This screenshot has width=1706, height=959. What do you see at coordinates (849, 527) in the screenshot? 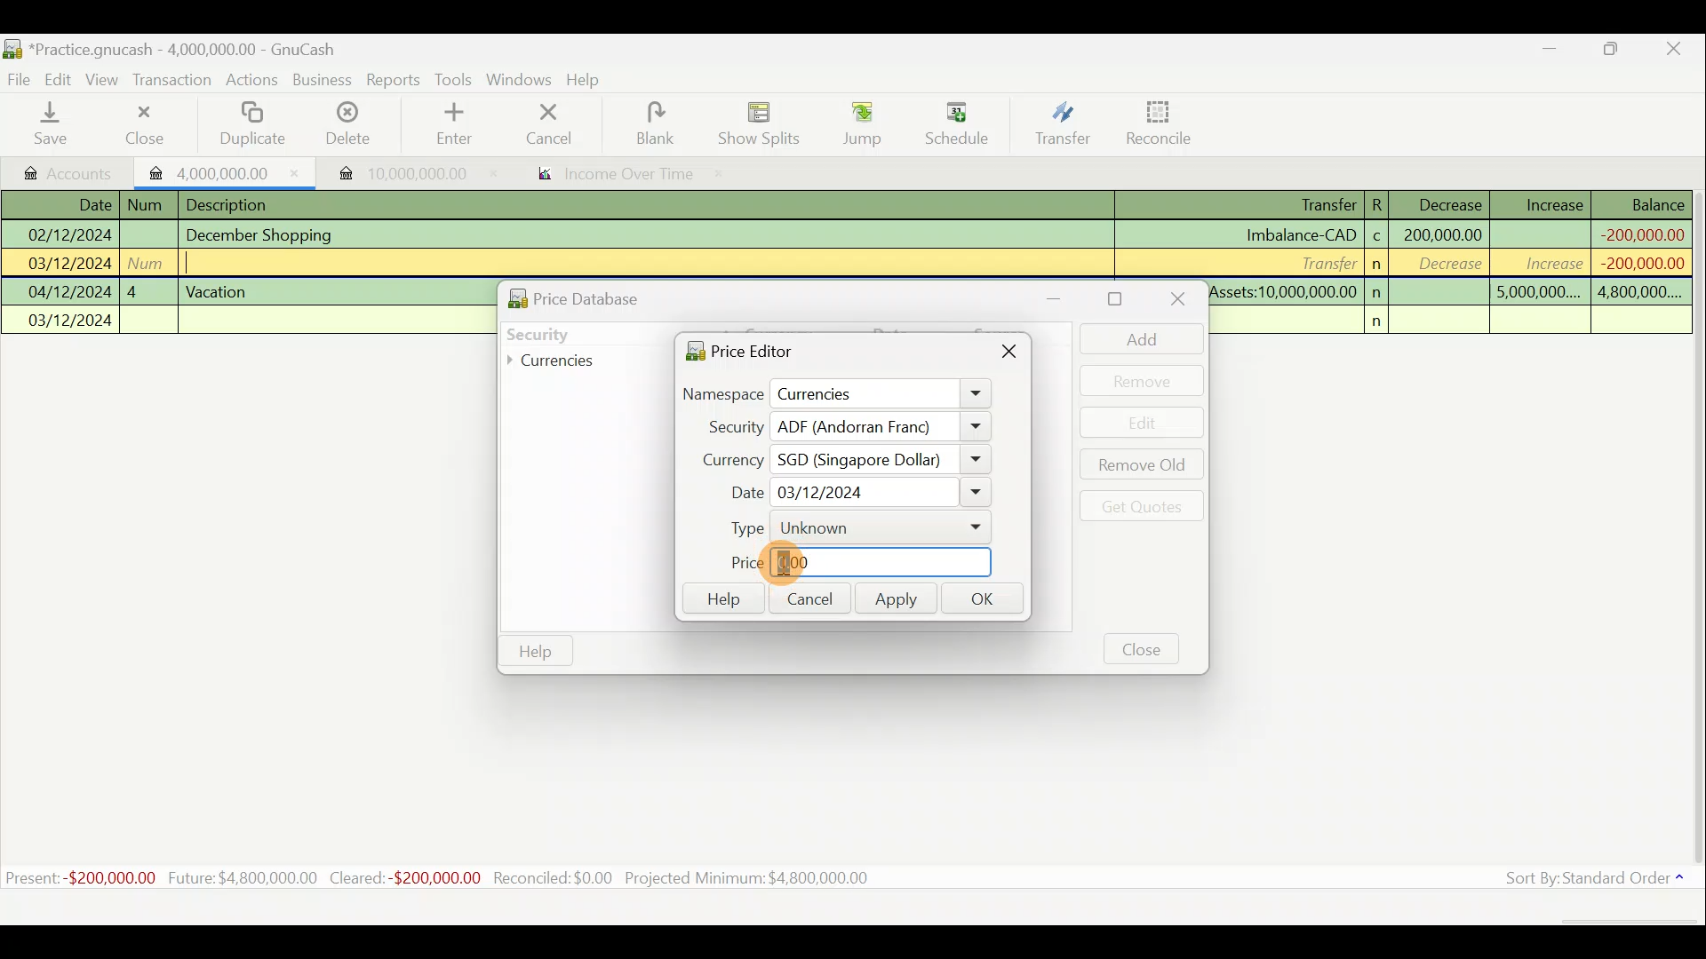
I see `Type` at bounding box center [849, 527].